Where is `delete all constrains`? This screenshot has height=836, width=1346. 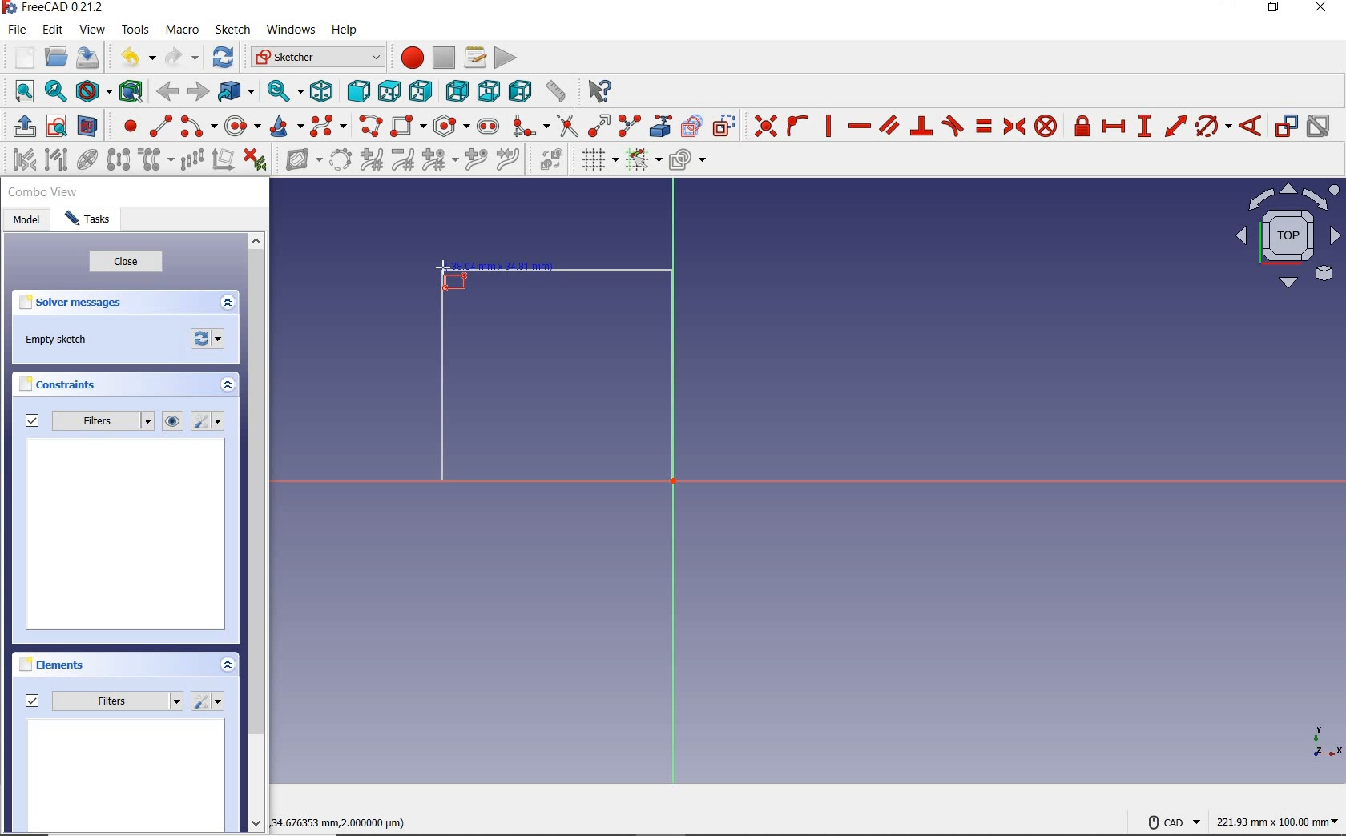 delete all constrains is located at coordinates (256, 161).